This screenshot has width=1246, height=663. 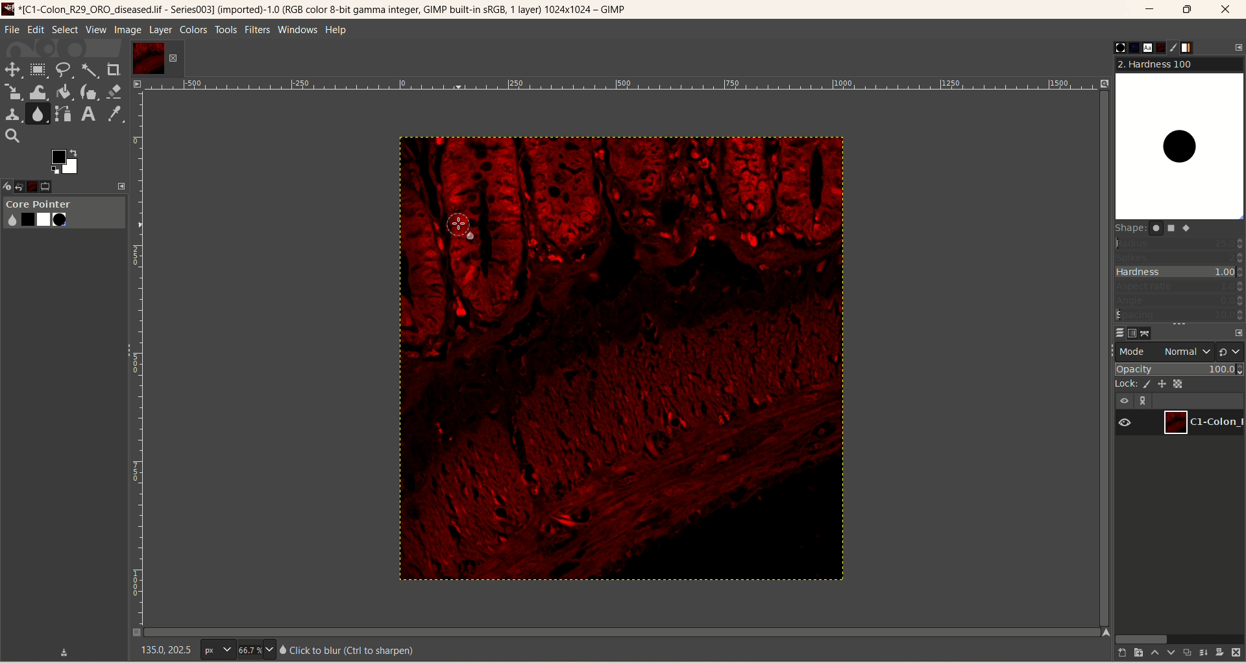 What do you see at coordinates (1129, 422) in the screenshot?
I see `visibility` at bounding box center [1129, 422].